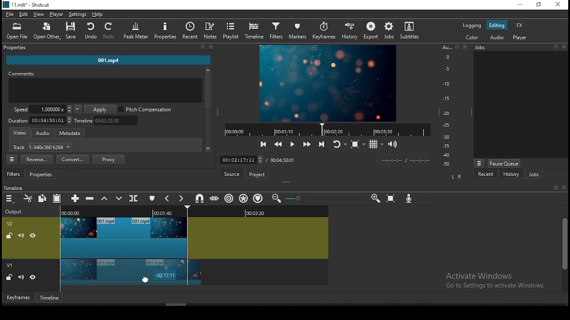 The height and width of the screenshot is (320, 570). I want to click on audio scale, so click(453, 106).